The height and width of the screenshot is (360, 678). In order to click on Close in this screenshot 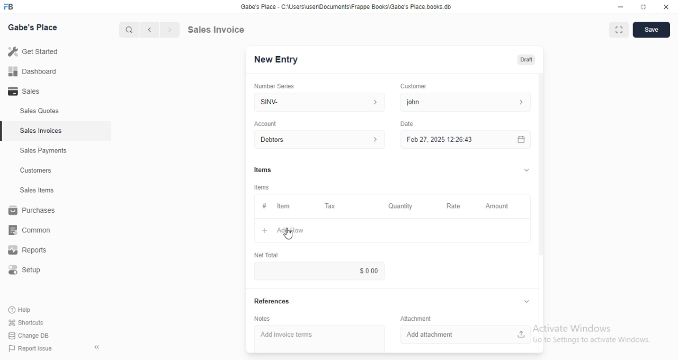, I will do `click(666, 7)`.